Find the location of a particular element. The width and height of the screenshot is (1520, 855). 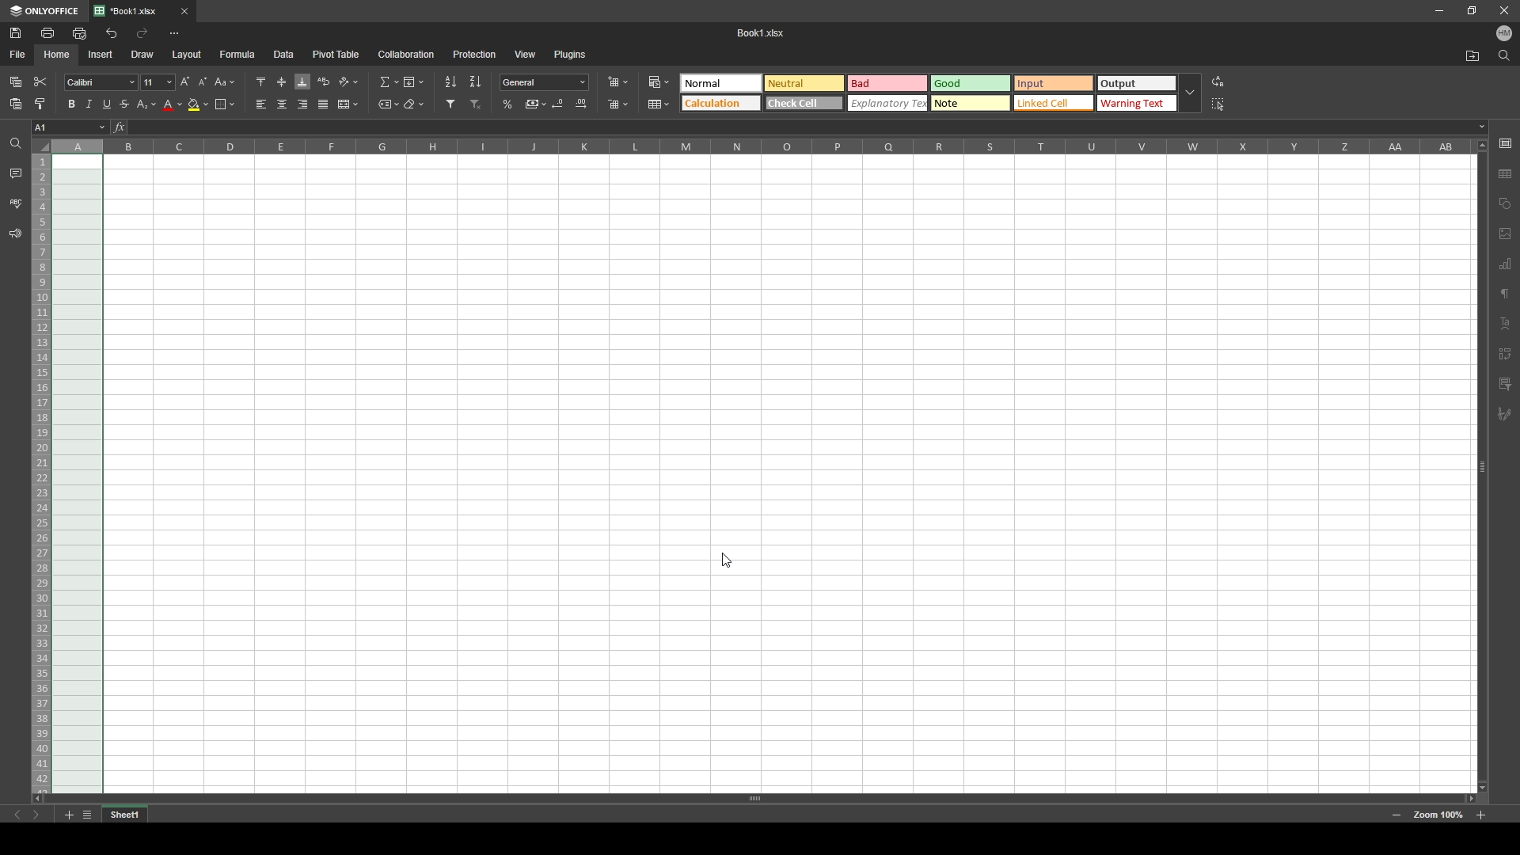

align middle is located at coordinates (283, 82).